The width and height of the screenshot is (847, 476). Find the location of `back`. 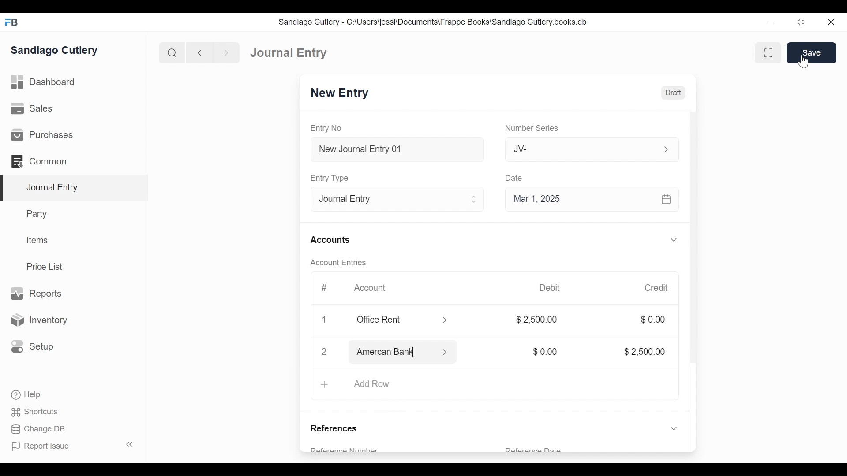

back is located at coordinates (199, 52).